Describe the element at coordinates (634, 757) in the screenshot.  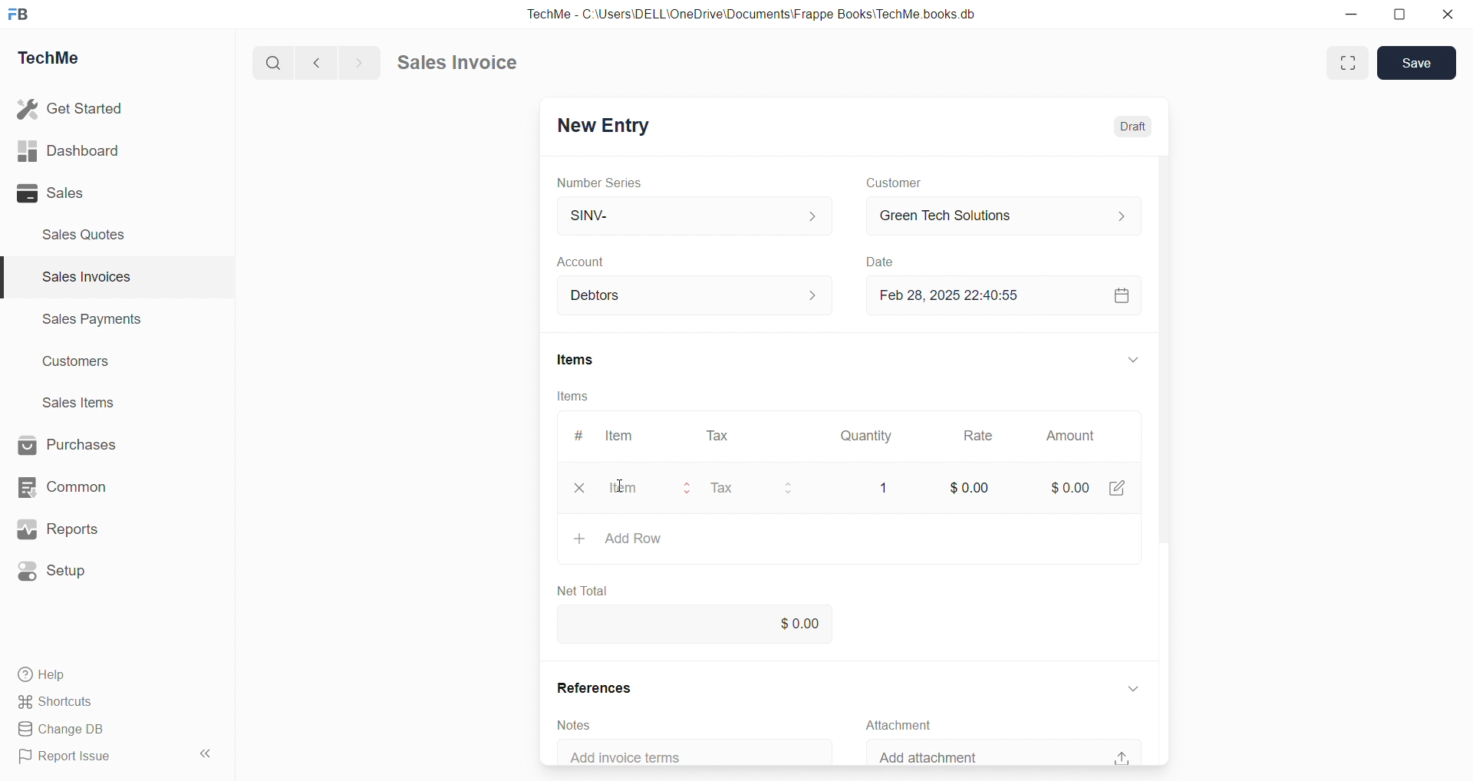
I see `Add invoice terms` at that location.